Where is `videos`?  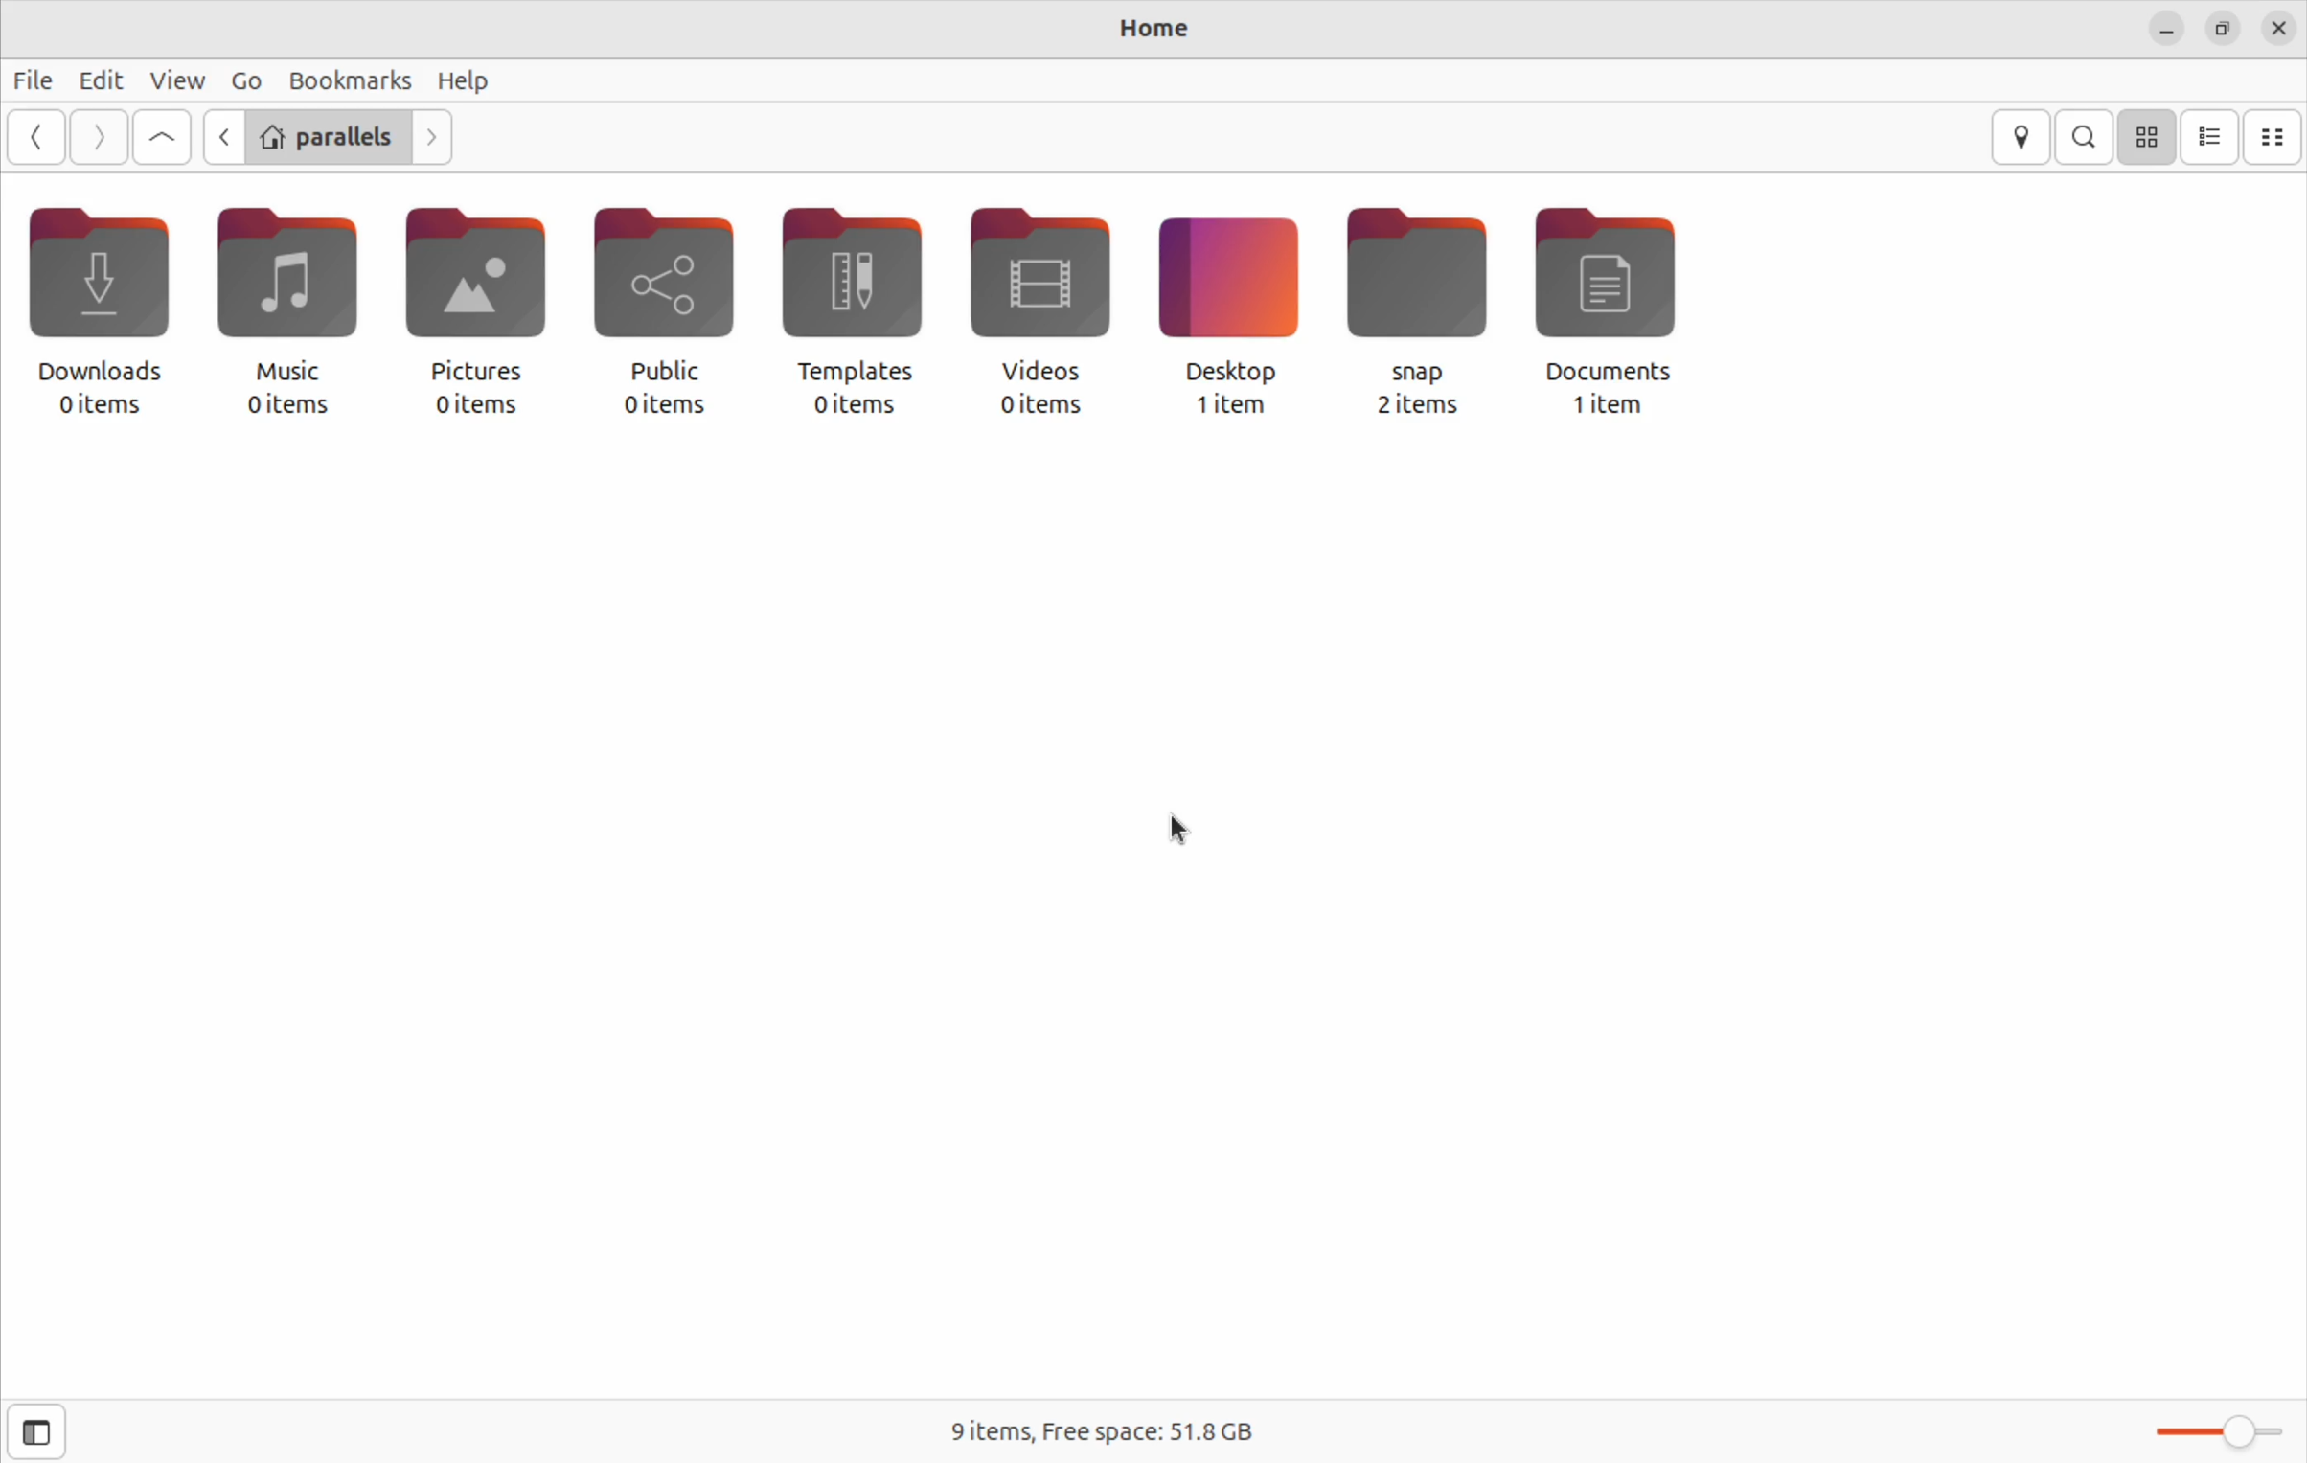
videos is located at coordinates (1049, 287).